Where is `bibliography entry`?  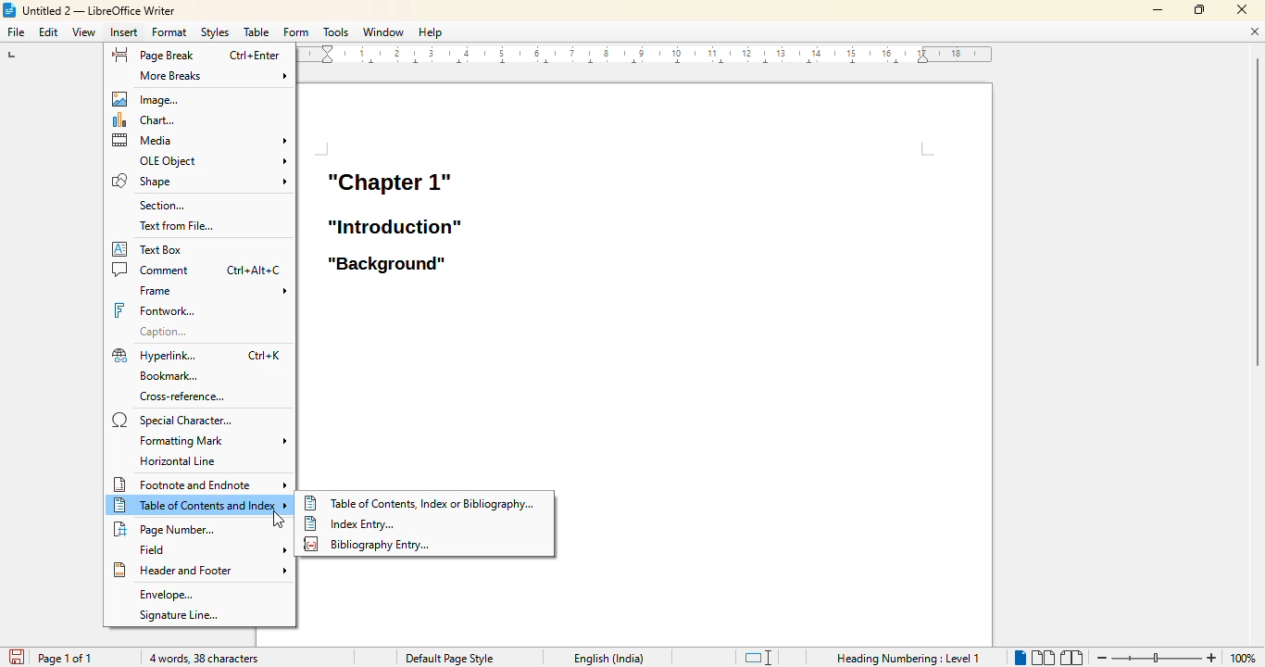 bibliography entry is located at coordinates (368, 545).